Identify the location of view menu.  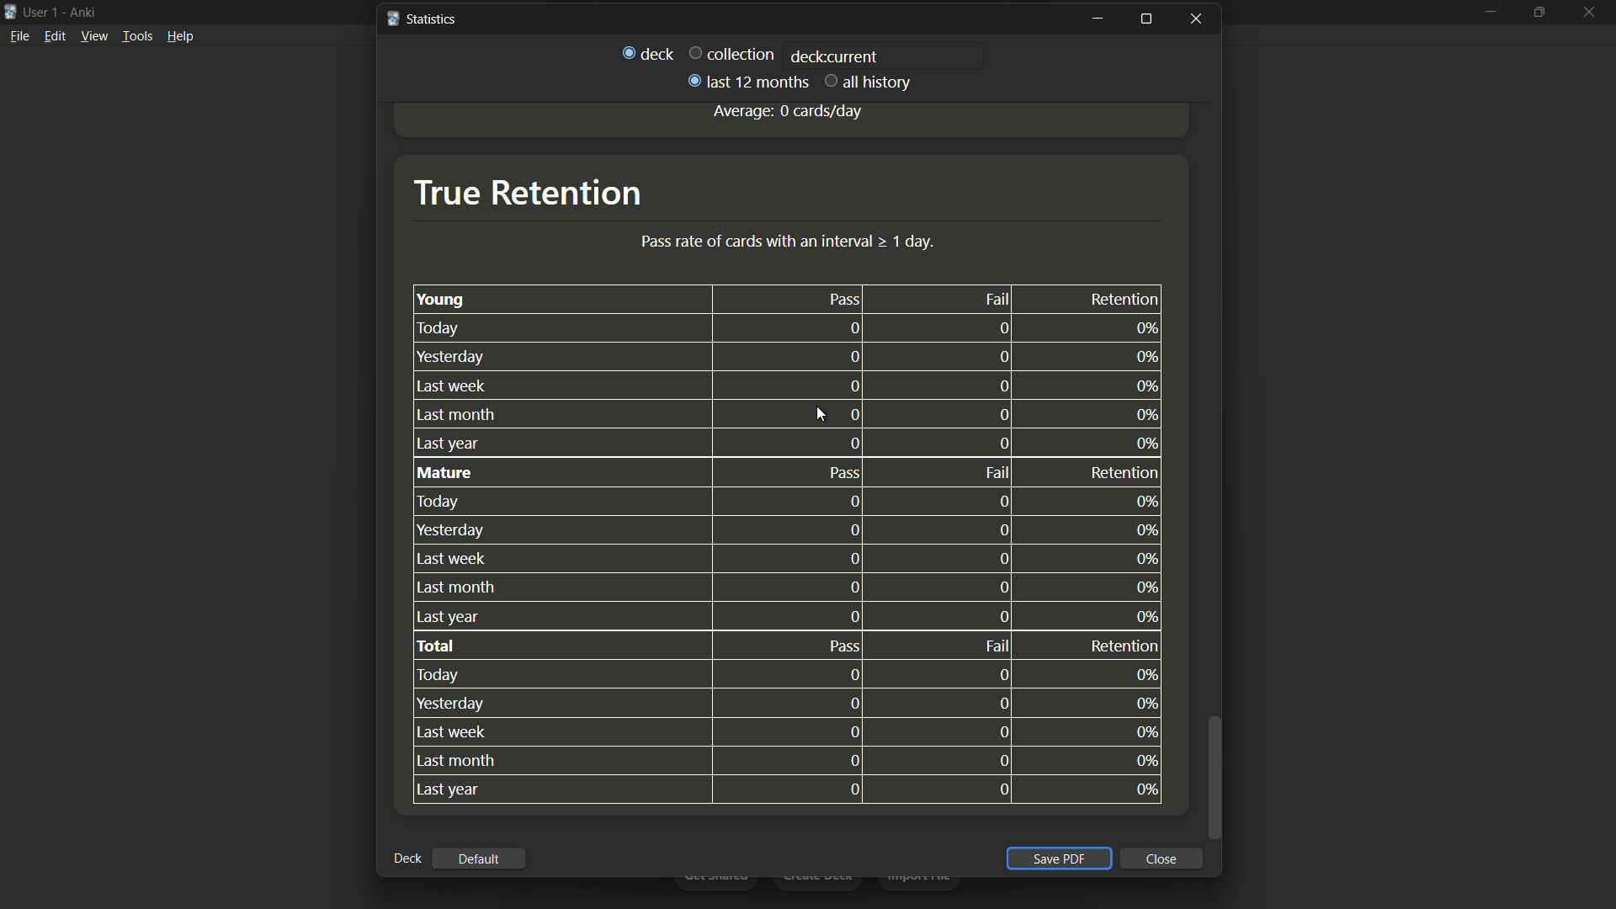
(94, 36).